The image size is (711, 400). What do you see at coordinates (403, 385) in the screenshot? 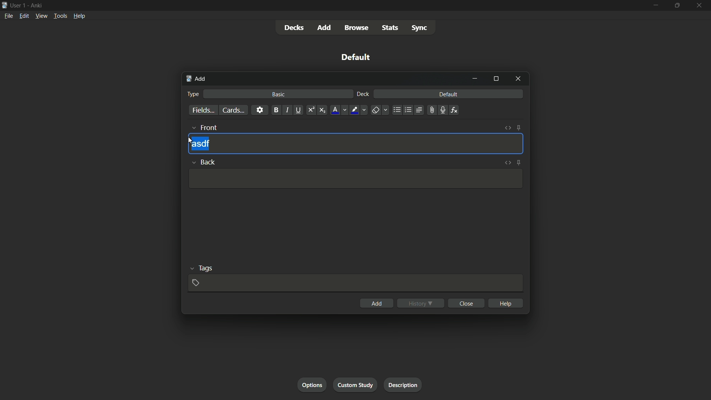
I see `description` at bounding box center [403, 385].